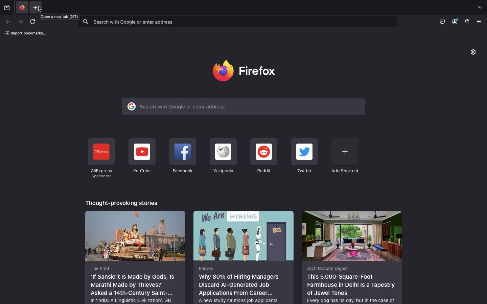 The image size is (487, 304). What do you see at coordinates (142, 156) in the screenshot?
I see `Youtube` at bounding box center [142, 156].